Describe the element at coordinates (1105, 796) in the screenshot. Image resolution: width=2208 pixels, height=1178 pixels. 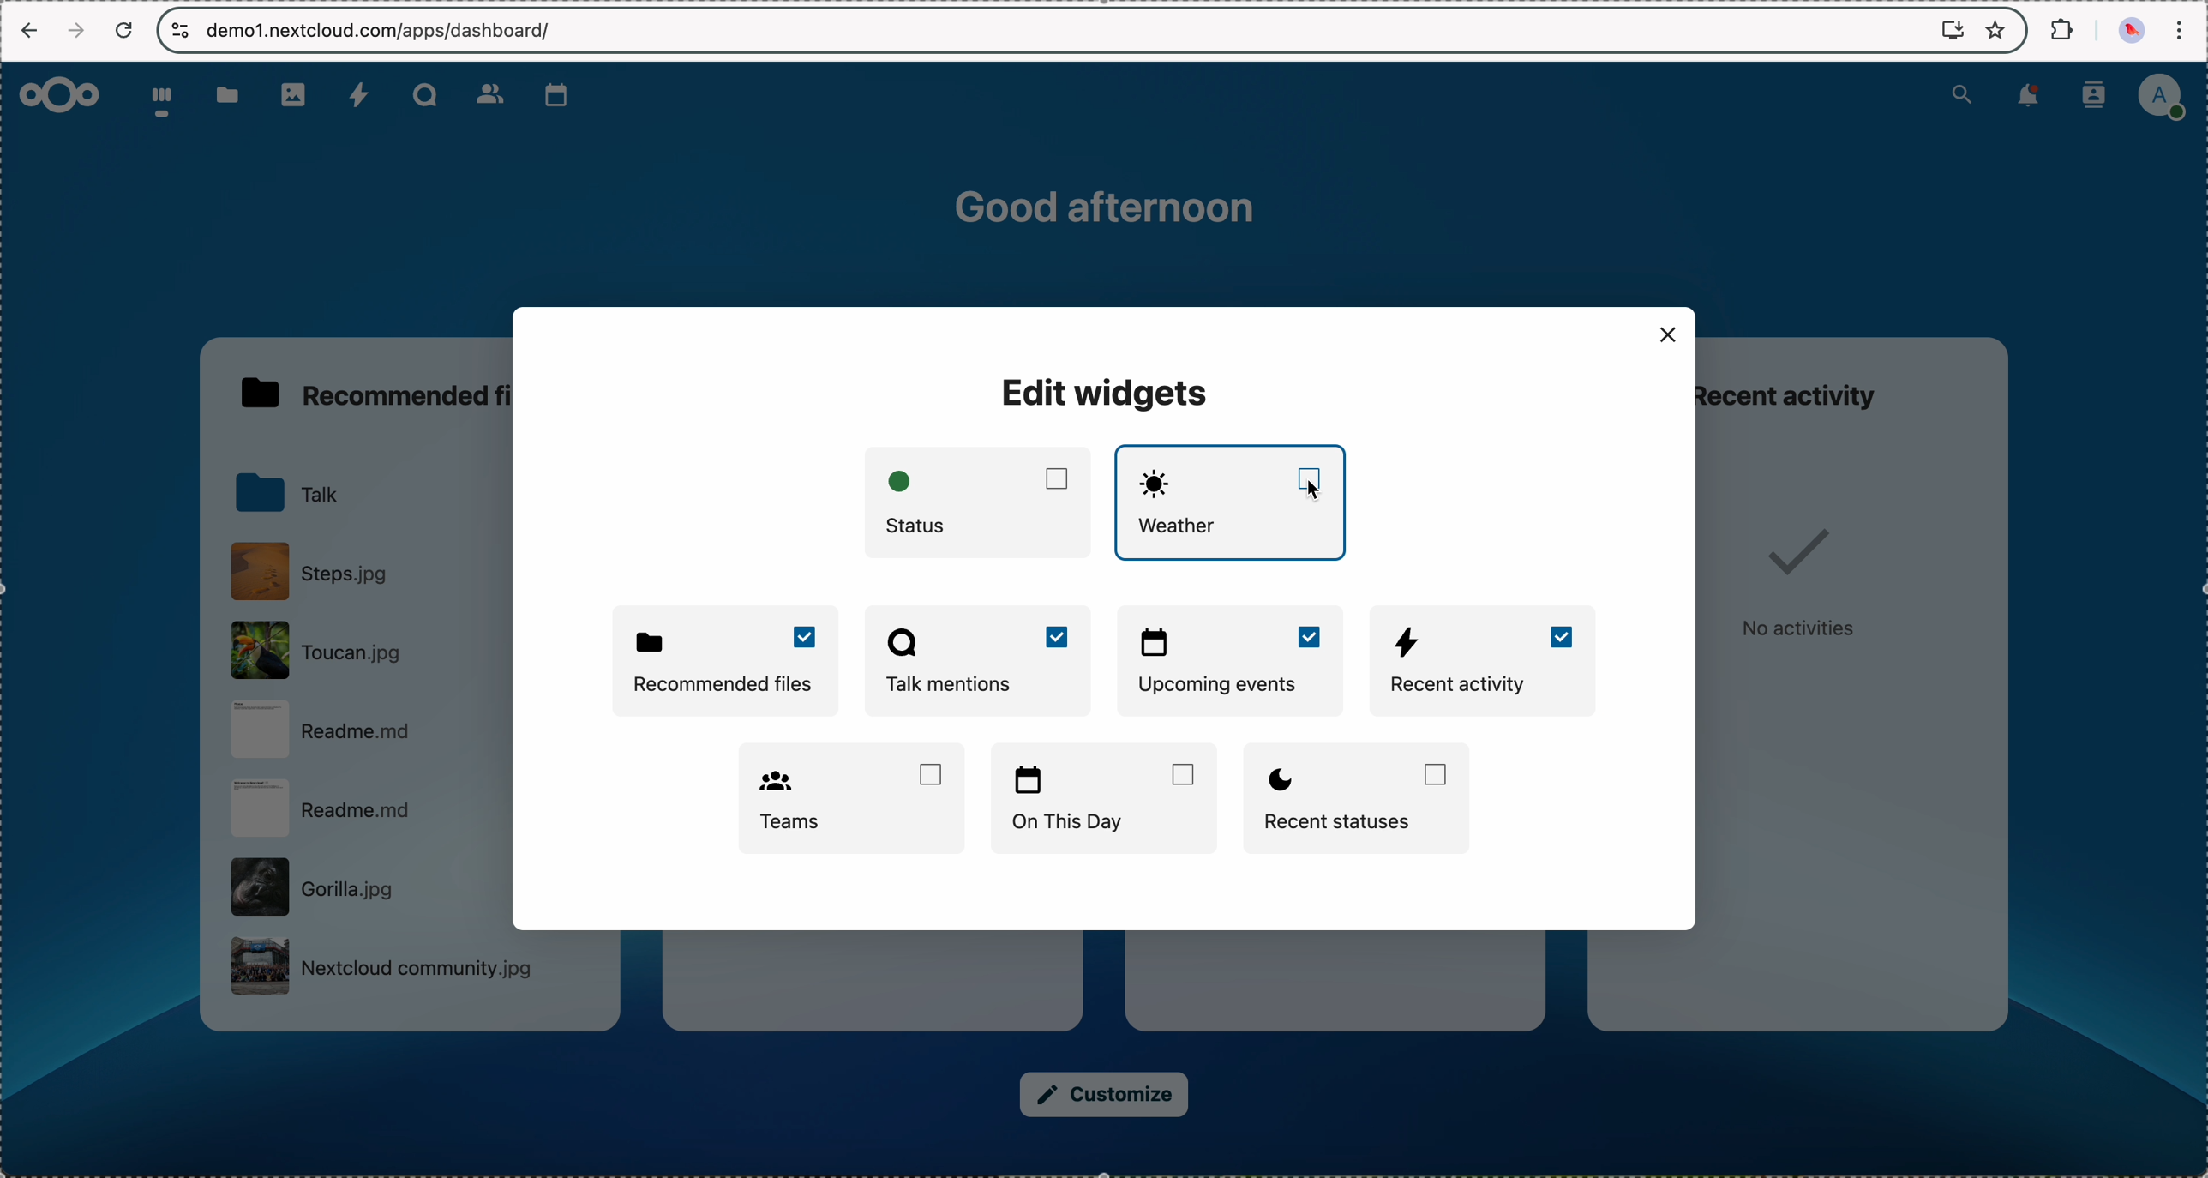
I see `on this day` at that location.